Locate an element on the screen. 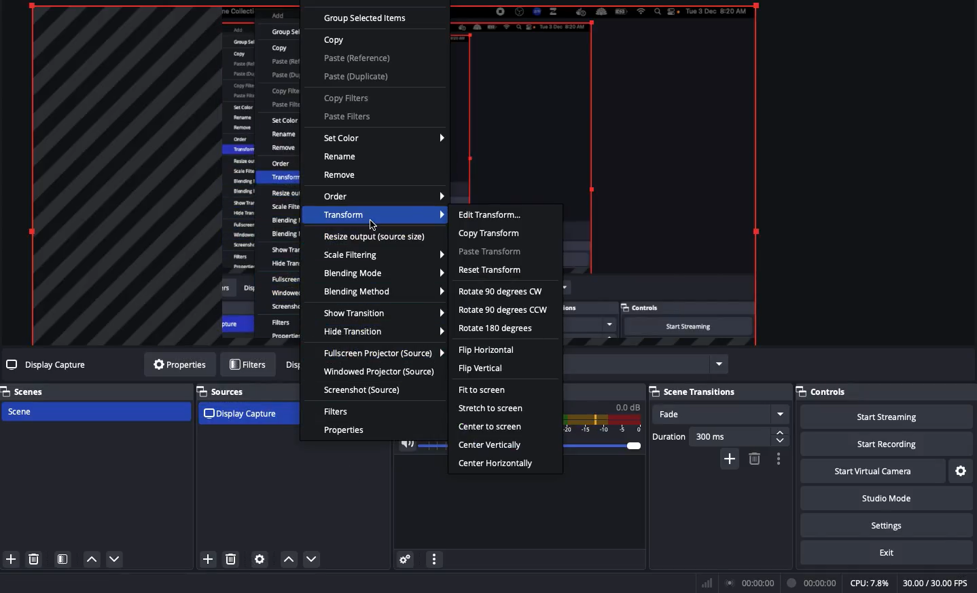 This screenshot has height=593, width=977. Center to screen is located at coordinates (491, 426).